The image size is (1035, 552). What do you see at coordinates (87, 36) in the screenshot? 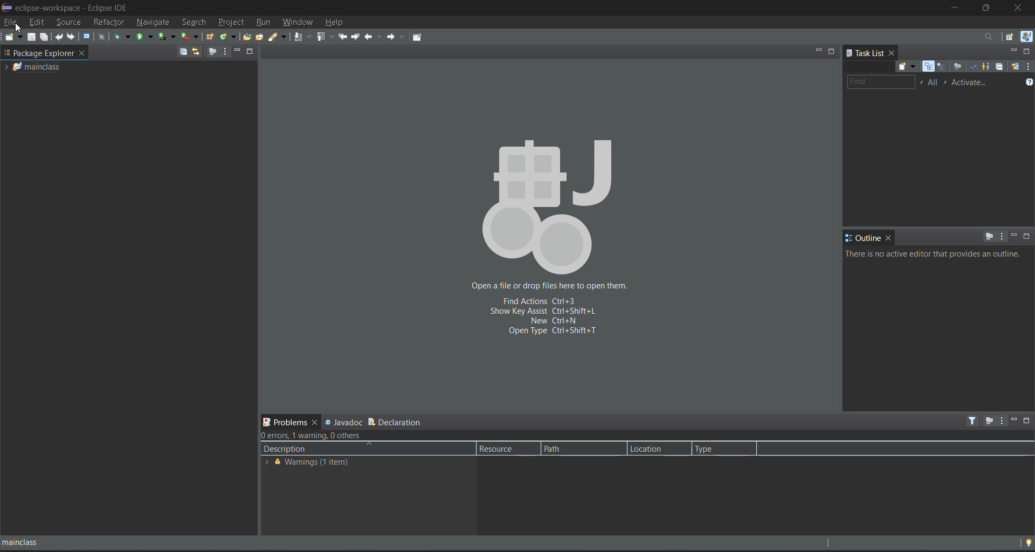
I see `open a terminal` at bounding box center [87, 36].